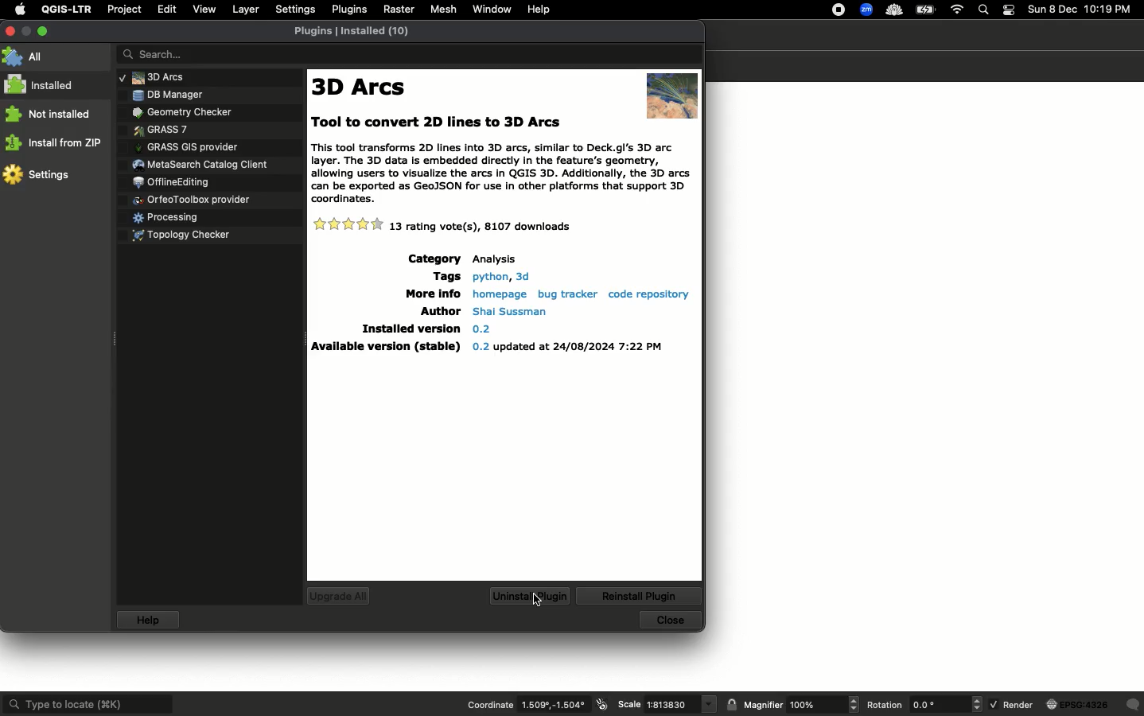 The height and width of the screenshot is (716, 1144). Describe the element at coordinates (296, 9) in the screenshot. I see `Settings` at that location.